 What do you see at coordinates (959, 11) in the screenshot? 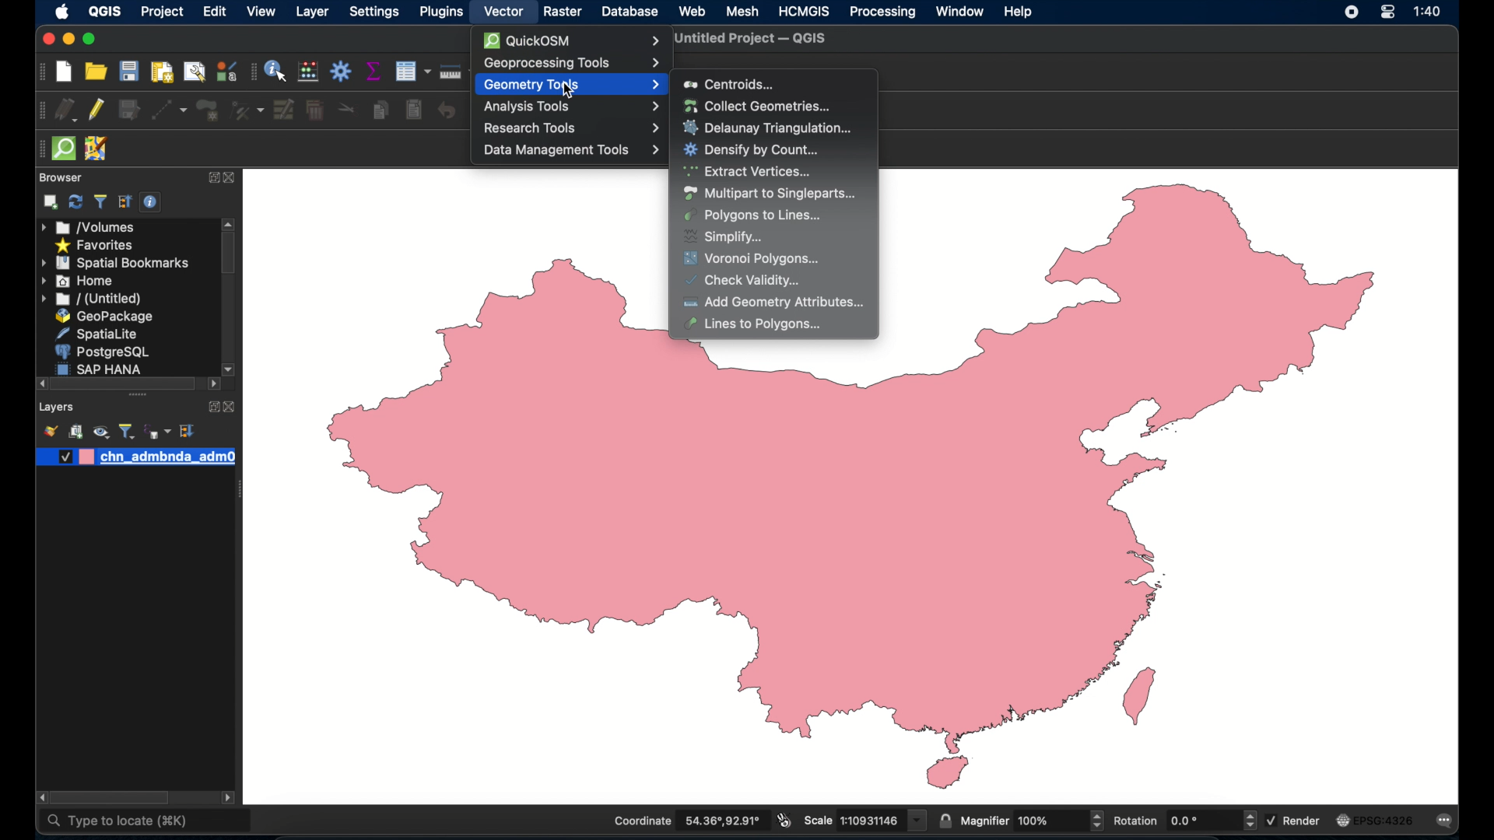
I see `window` at bounding box center [959, 11].